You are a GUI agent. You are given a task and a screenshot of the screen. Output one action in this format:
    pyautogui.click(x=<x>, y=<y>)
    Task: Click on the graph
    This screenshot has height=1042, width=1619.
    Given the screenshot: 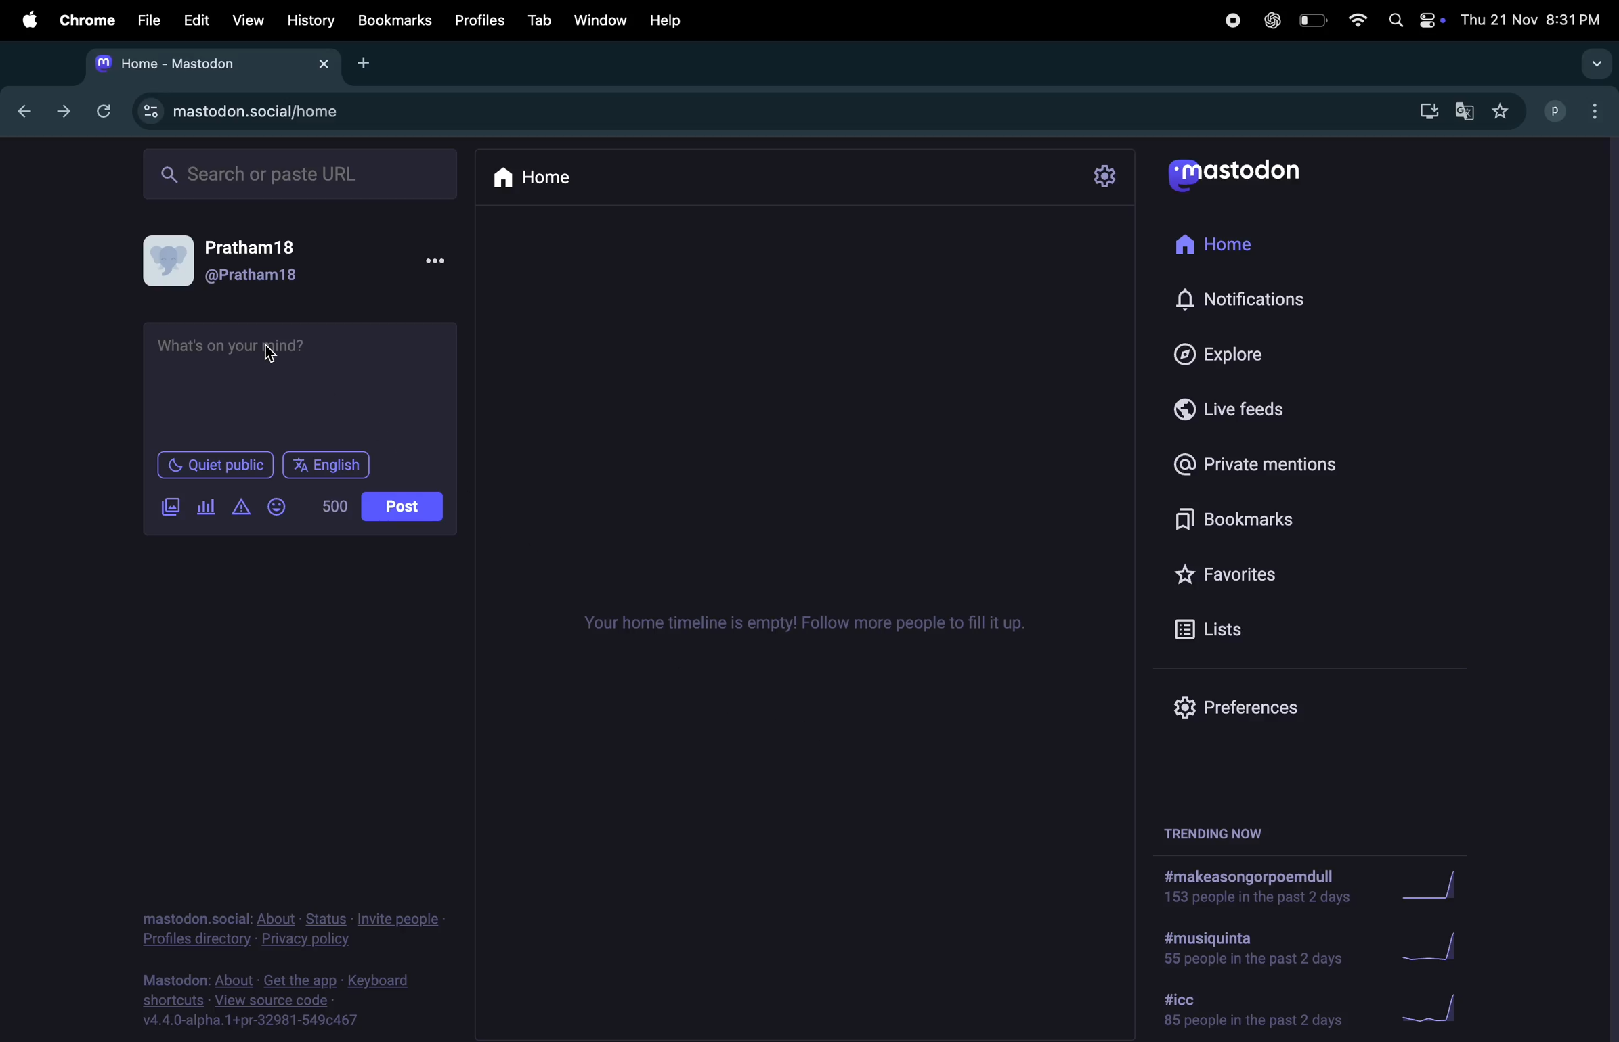 What is the action you would take?
    pyautogui.click(x=1435, y=947)
    